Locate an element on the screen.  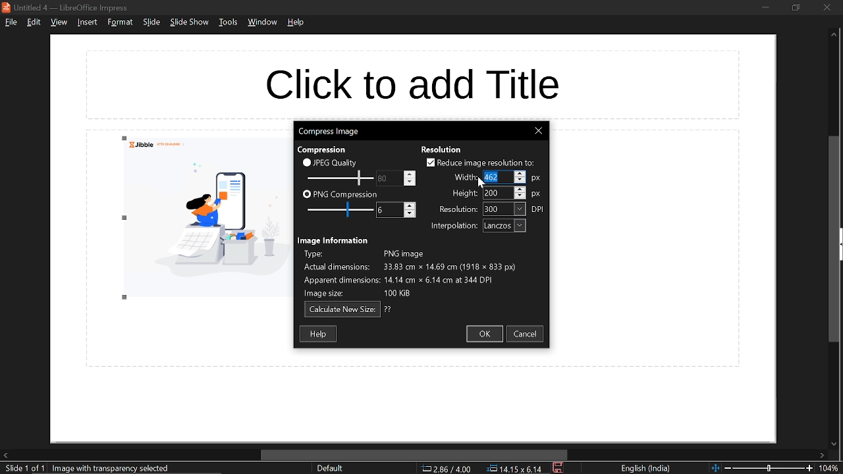
 width is located at coordinates (497, 177).